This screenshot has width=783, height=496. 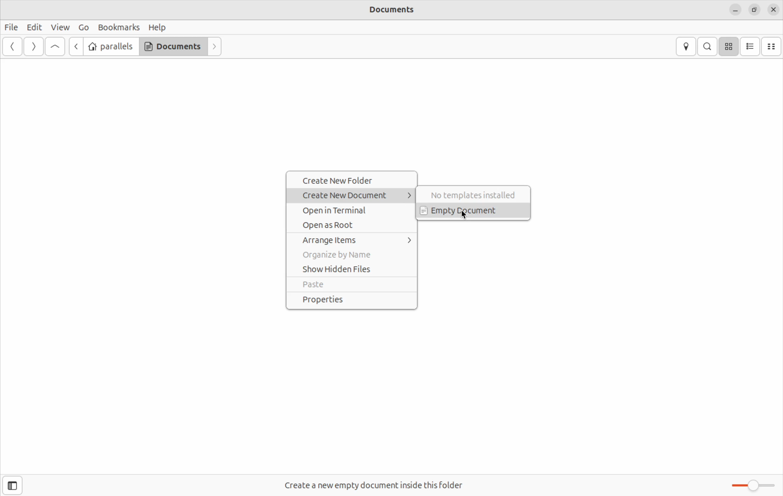 I want to click on parallels, so click(x=111, y=47).